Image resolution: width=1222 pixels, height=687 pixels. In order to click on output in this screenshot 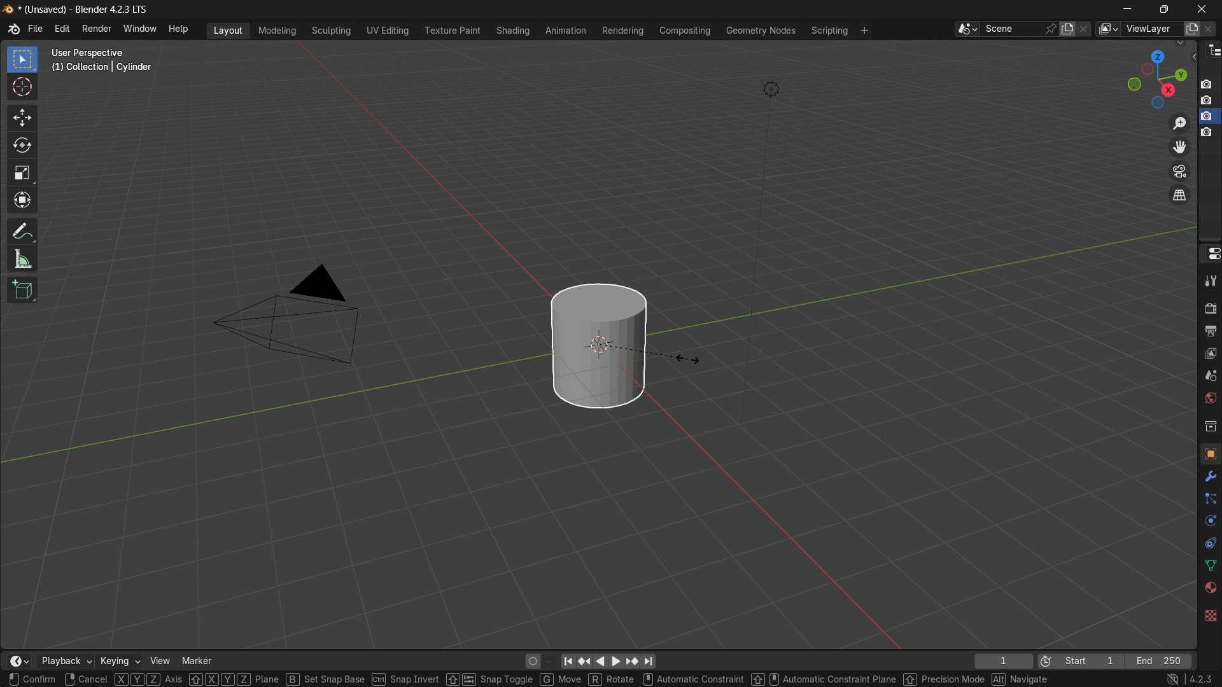, I will do `click(1209, 333)`.